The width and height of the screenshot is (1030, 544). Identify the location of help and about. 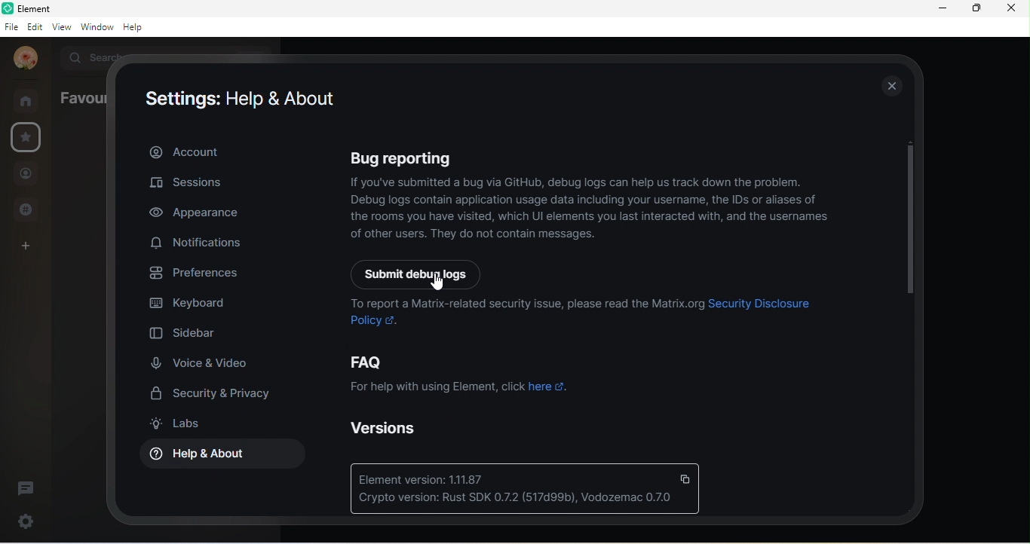
(218, 457).